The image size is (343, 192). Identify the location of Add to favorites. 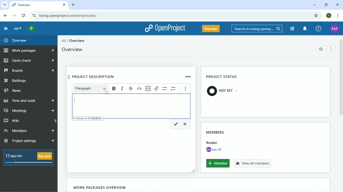
(321, 49).